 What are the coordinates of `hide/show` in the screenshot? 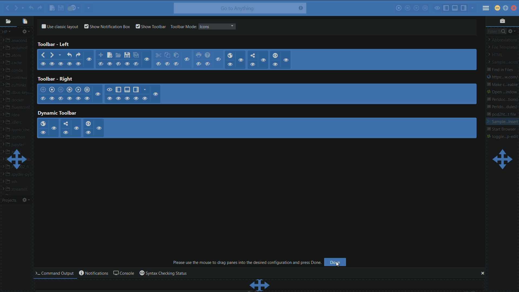 It's located at (145, 98).